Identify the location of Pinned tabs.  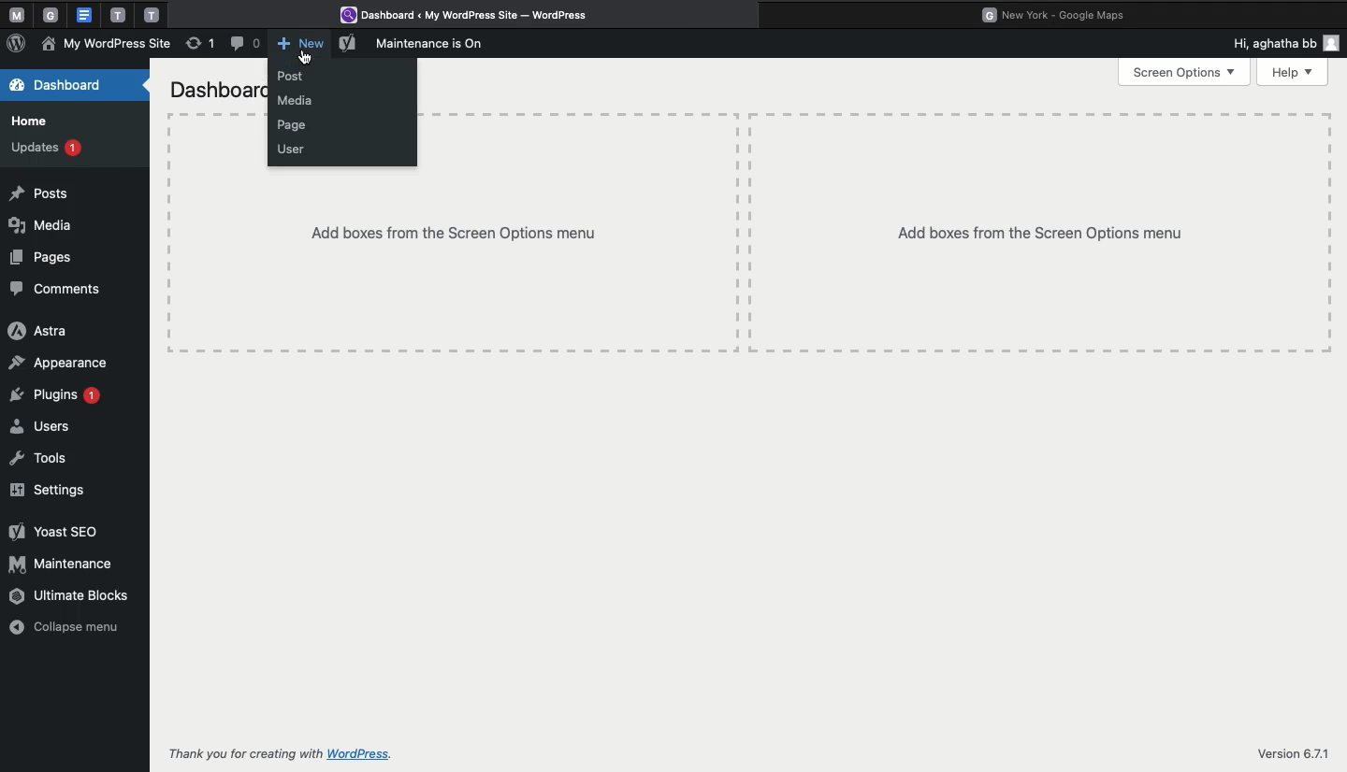
(14, 16).